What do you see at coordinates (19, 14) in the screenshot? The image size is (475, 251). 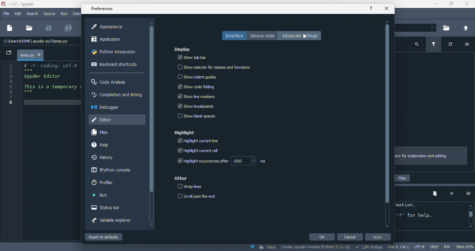 I see `edit` at bounding box center [19, 14].